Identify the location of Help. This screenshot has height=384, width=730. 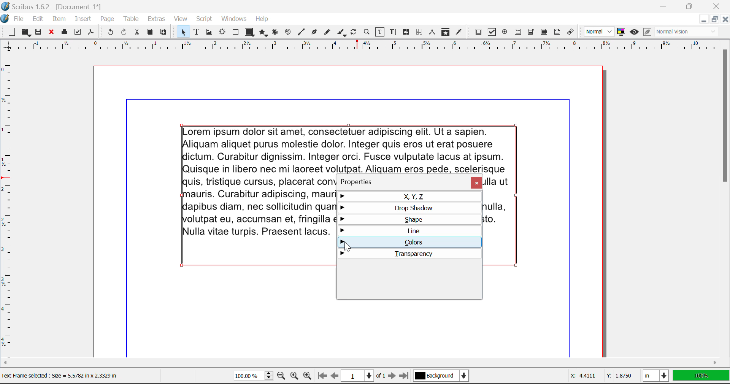
(262, 19).